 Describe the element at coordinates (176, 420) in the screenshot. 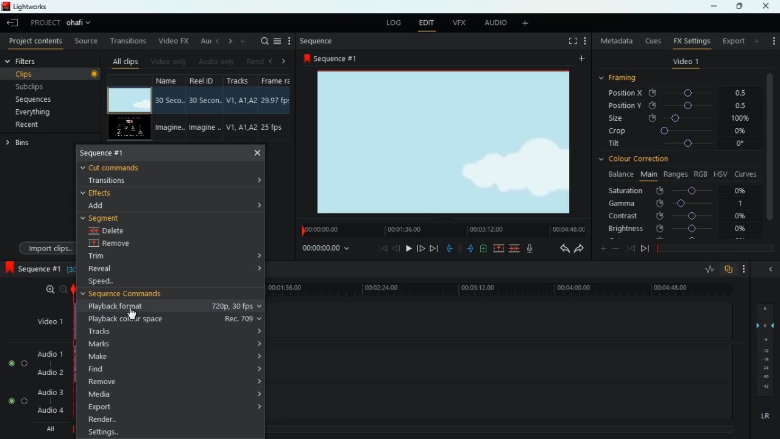

I see `render` at that location.